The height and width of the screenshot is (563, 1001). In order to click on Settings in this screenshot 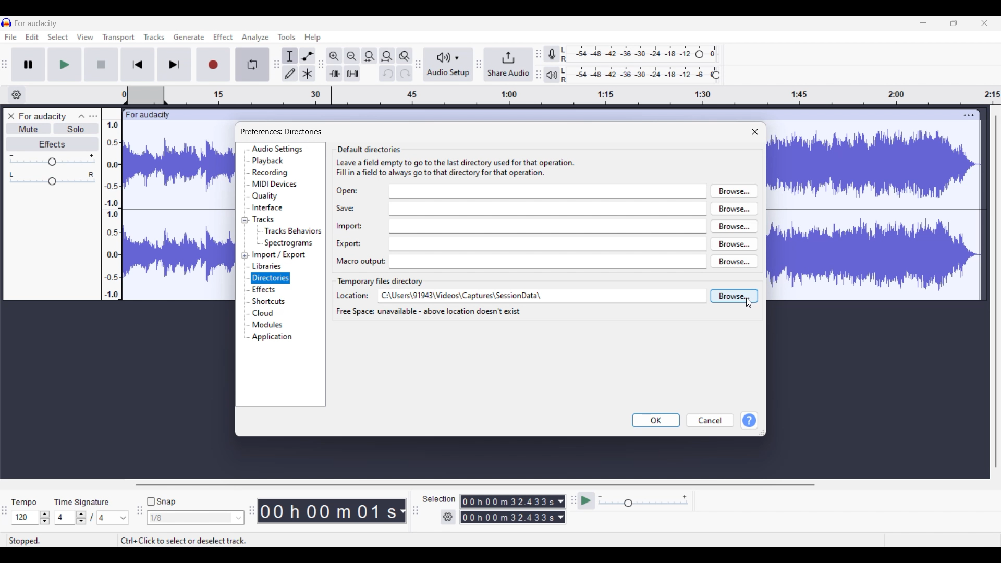, I will do `click(448, 517)`.